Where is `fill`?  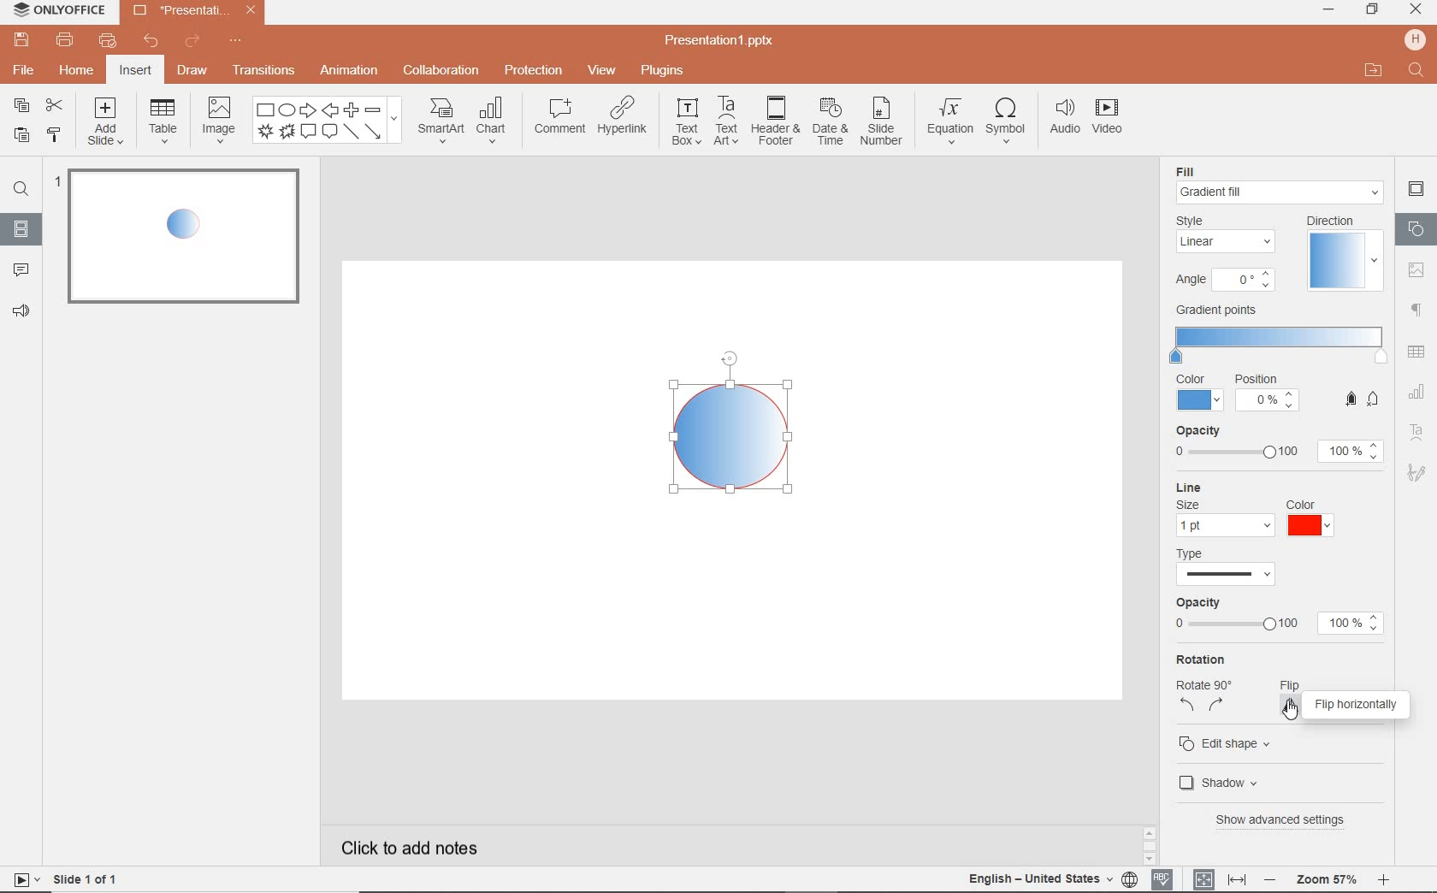
fill is located at coordinates (1195, 169).